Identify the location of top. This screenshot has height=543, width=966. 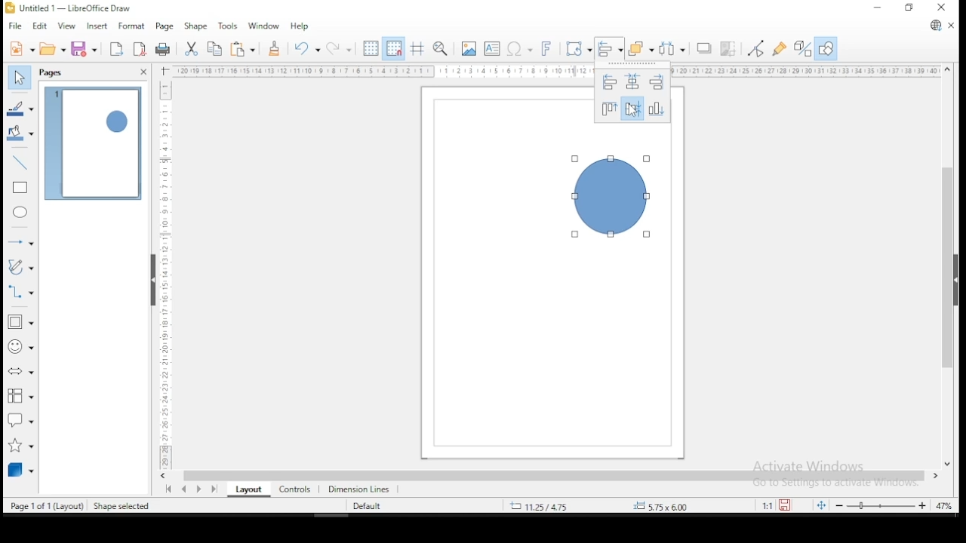
(608, 109).